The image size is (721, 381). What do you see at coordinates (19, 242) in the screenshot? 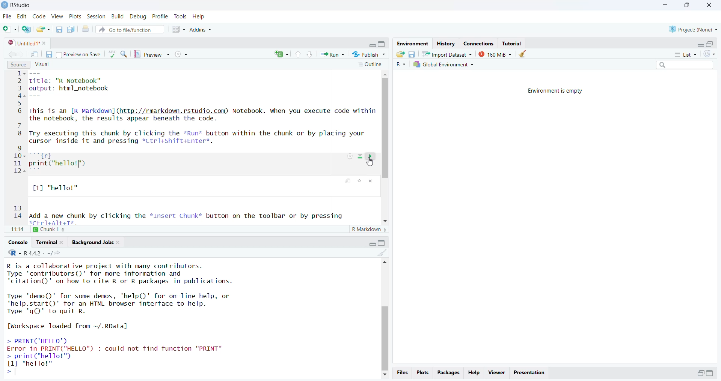
I see `console` at bounding box center [19, 242].